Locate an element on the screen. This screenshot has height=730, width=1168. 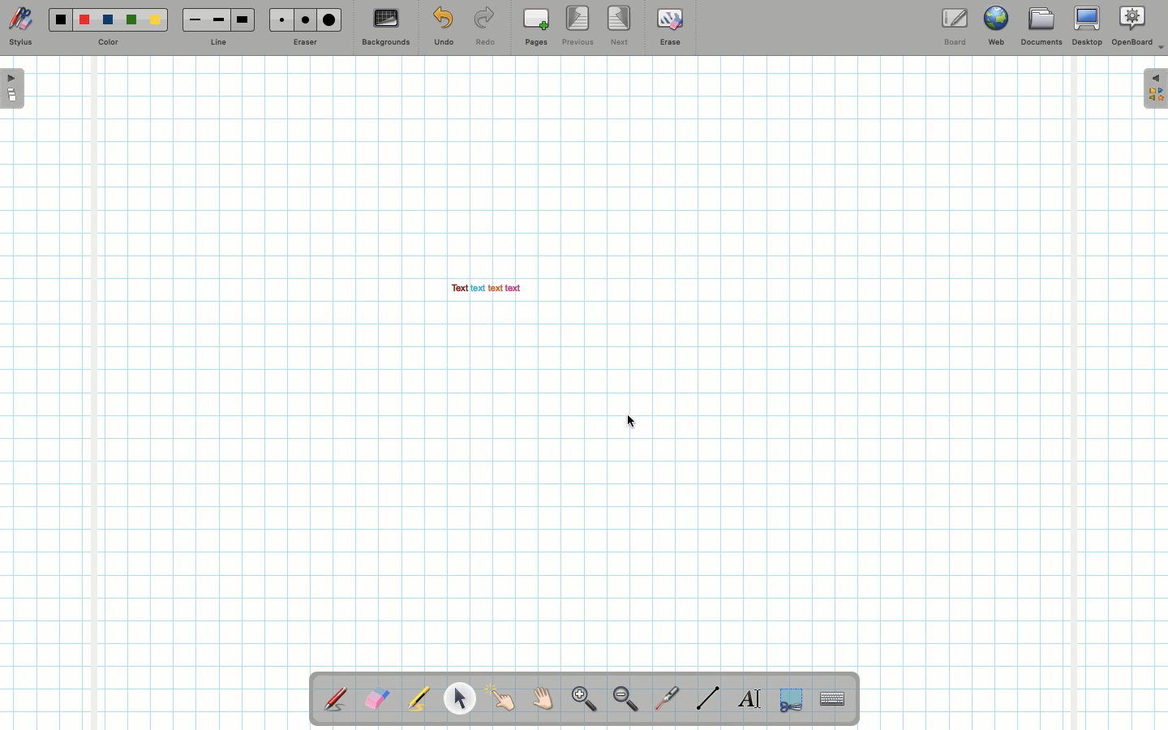
Write text is located at coordinates (751, 696).